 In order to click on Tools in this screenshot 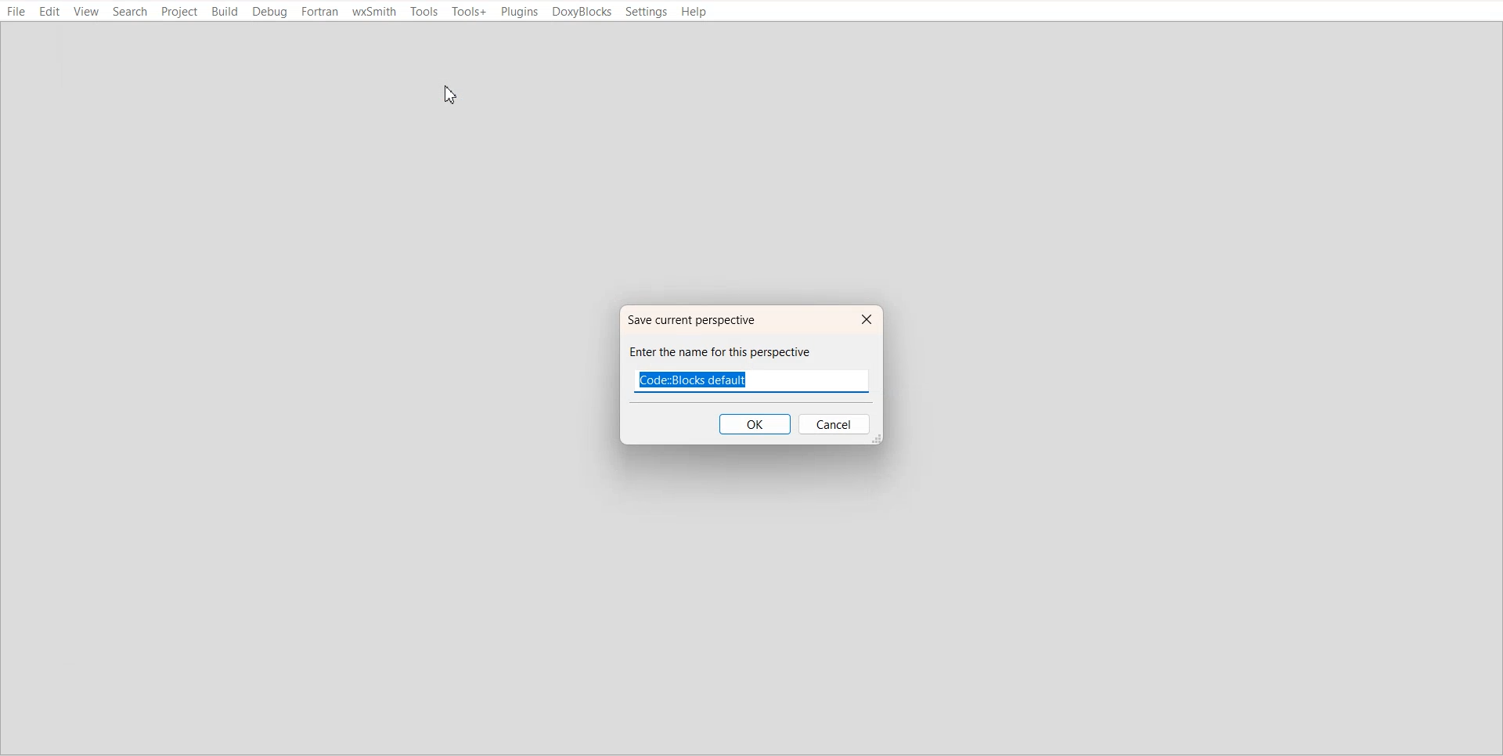, I will do `click(423, 12)`.